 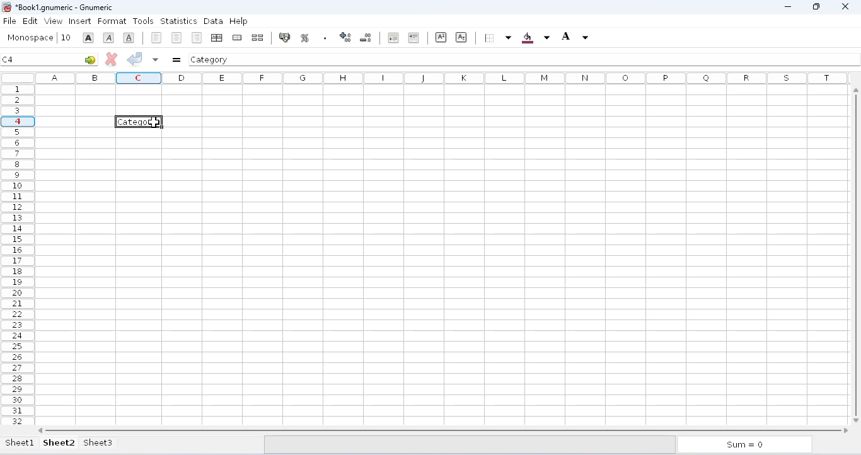 I want to click on set the format of the selected cells to include a thousands separator, so click(x=325, y=38).